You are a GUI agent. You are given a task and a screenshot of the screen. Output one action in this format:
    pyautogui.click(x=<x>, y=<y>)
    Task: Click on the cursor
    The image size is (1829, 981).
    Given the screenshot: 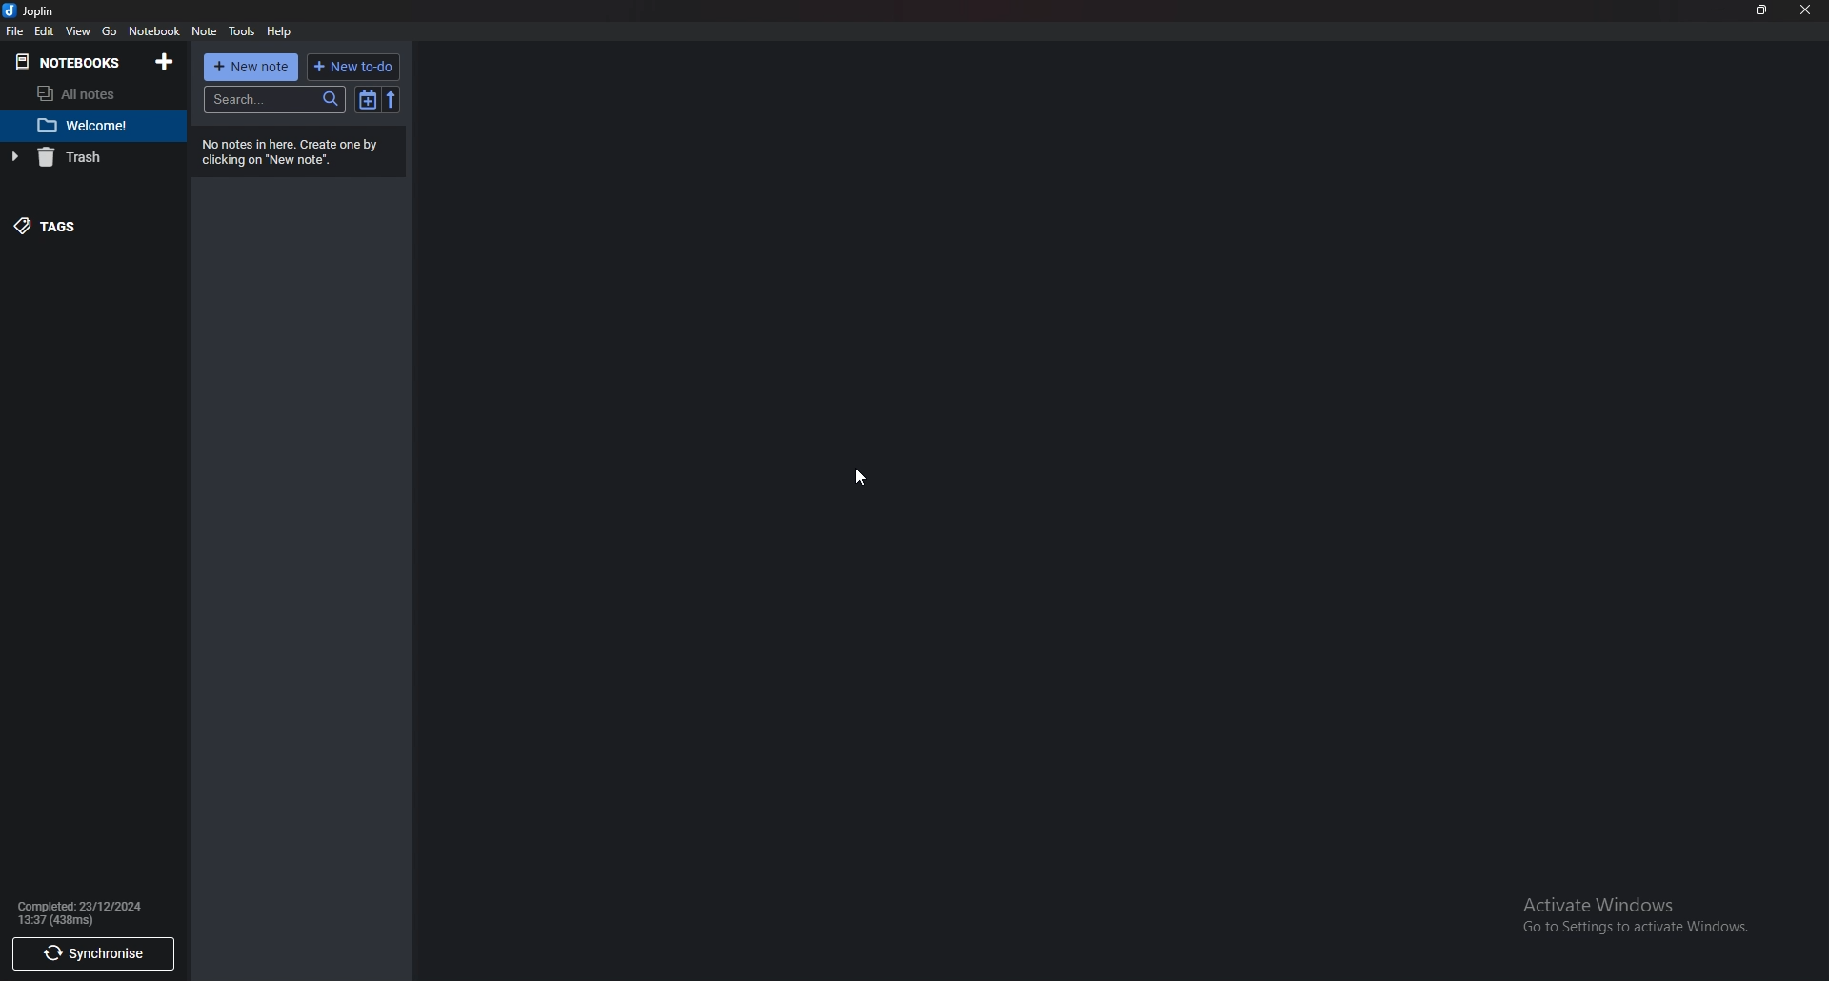 What is the action you would take?
    pyautogui.click(x=863, y=477)
    